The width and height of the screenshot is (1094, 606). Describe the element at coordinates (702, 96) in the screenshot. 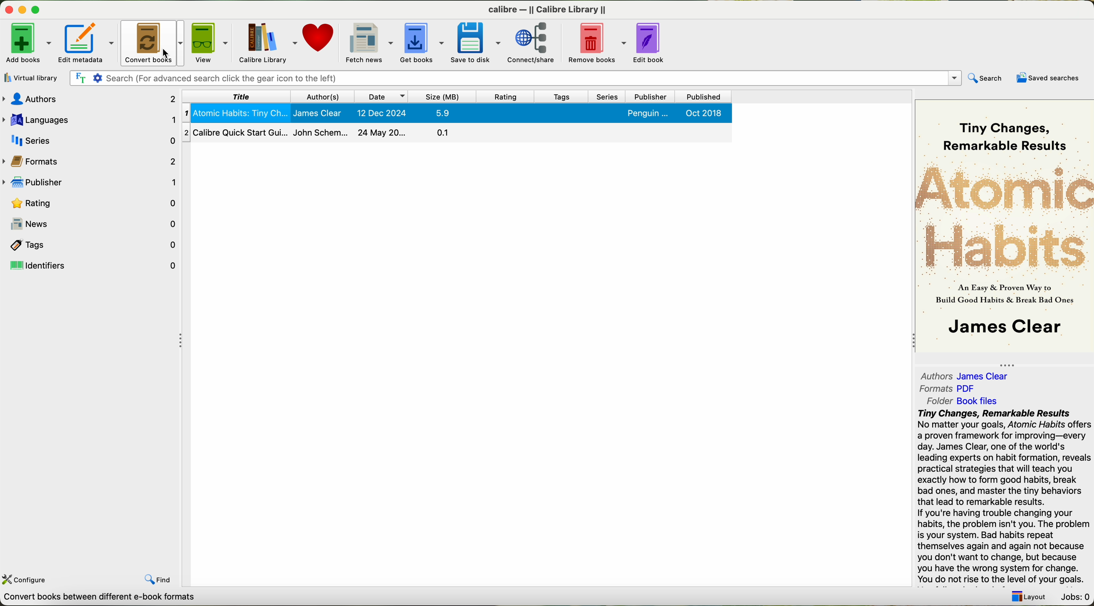

I see `published` at that location.